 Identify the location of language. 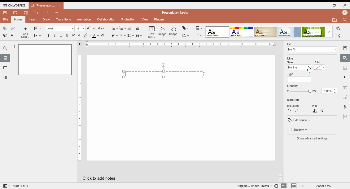
(254, 186).